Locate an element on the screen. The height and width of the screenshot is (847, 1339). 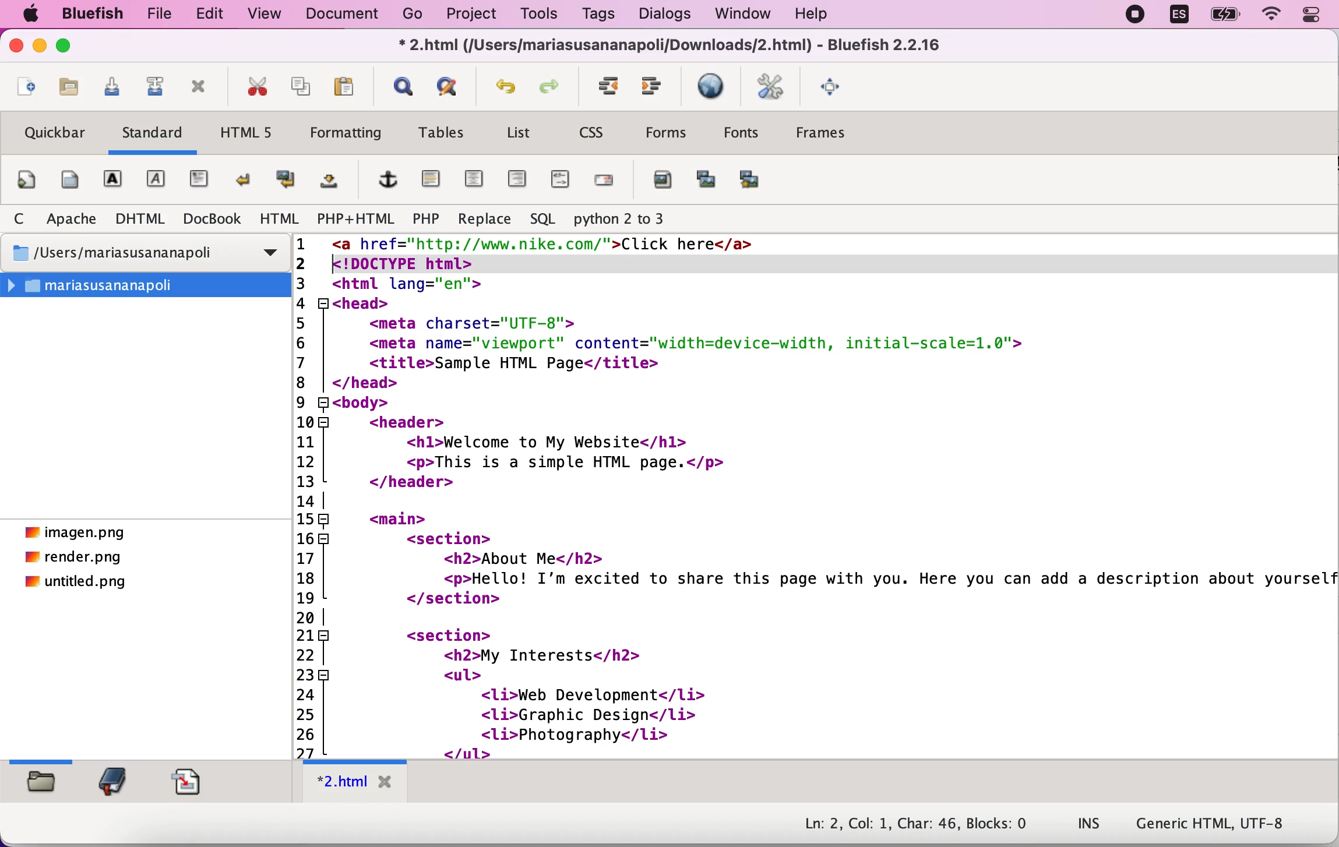
go is located at coordinates (416, 15).